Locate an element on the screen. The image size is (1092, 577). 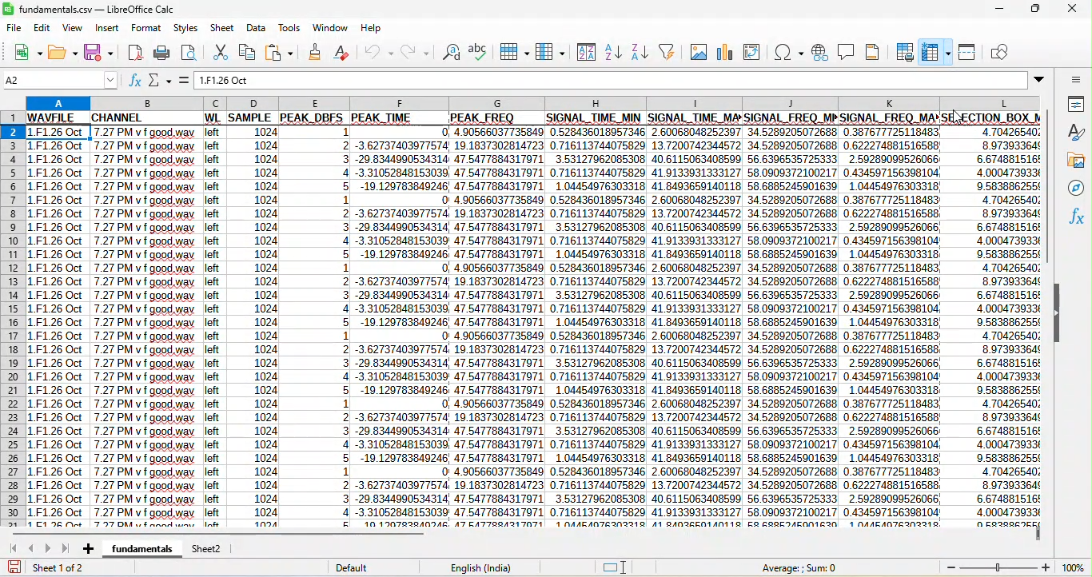
default is located at coordinates (367, 567).